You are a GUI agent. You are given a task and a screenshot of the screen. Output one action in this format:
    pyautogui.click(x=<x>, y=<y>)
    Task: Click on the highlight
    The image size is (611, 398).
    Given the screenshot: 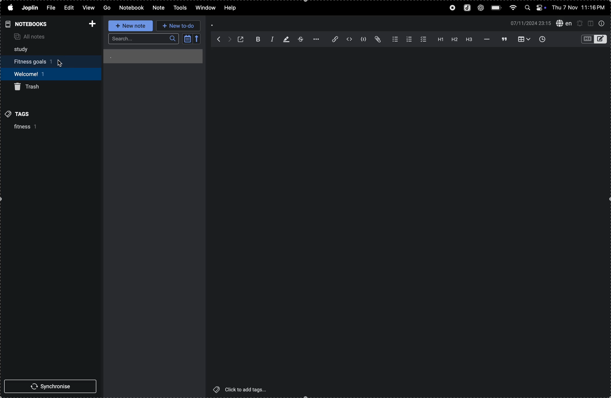 What is the action you would take?
    pyautogui.click(x=284, y=40)
    